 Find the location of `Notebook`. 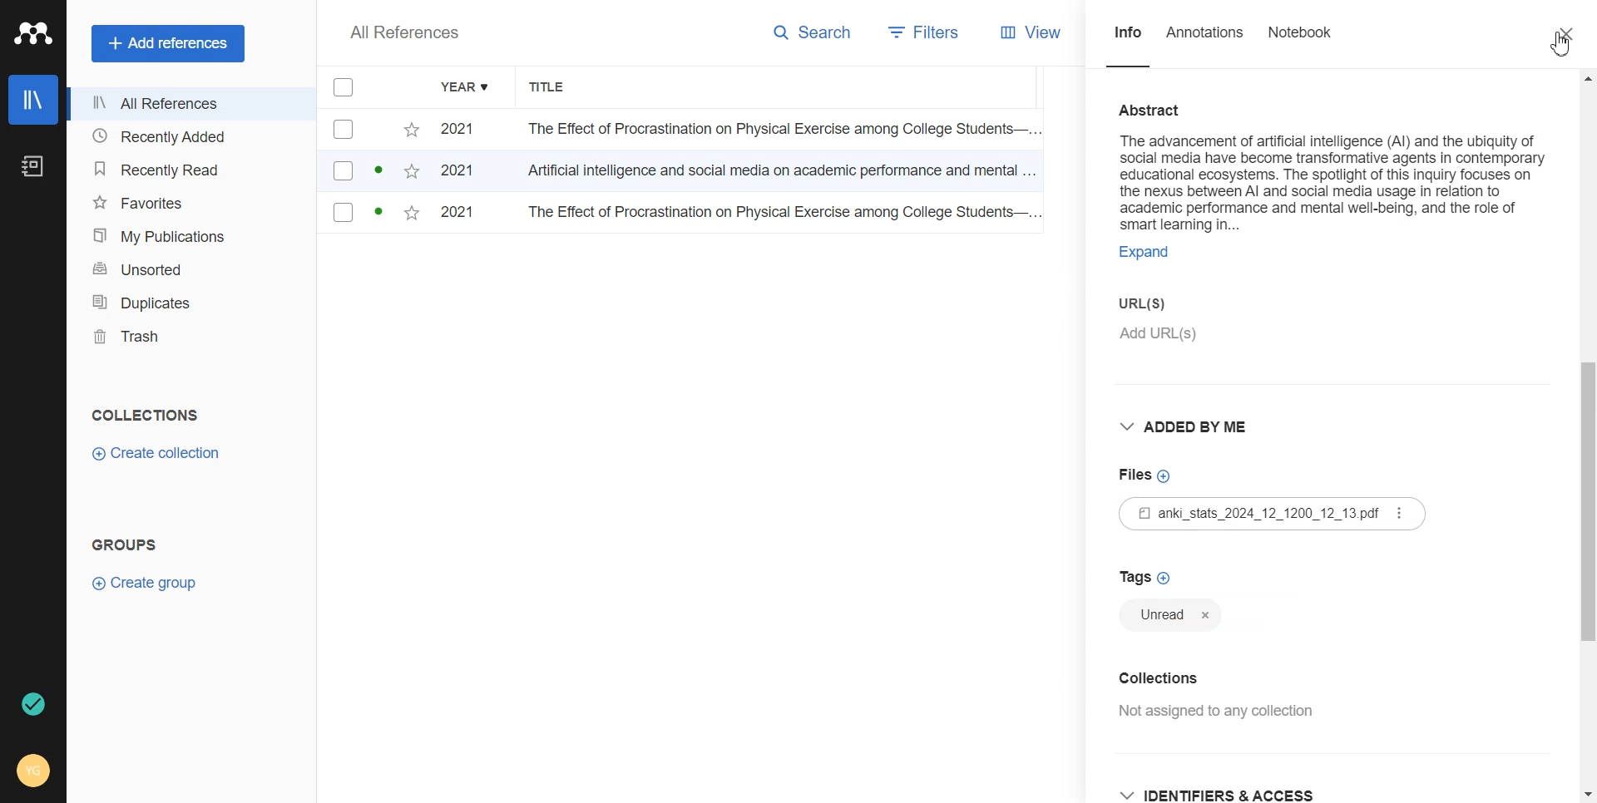

Notebook is located at coordinates (1302, 42).